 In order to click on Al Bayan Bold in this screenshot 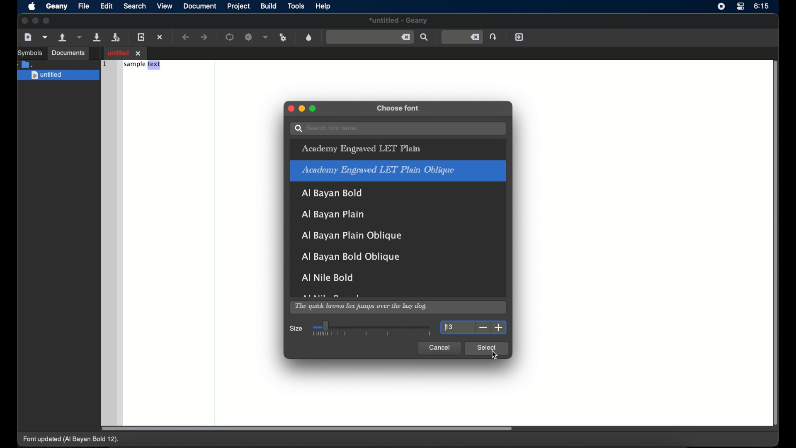, I will do `click(335, 196)`.